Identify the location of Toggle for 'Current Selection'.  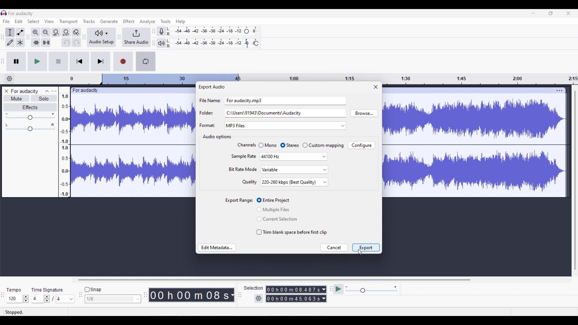
(277, 219).